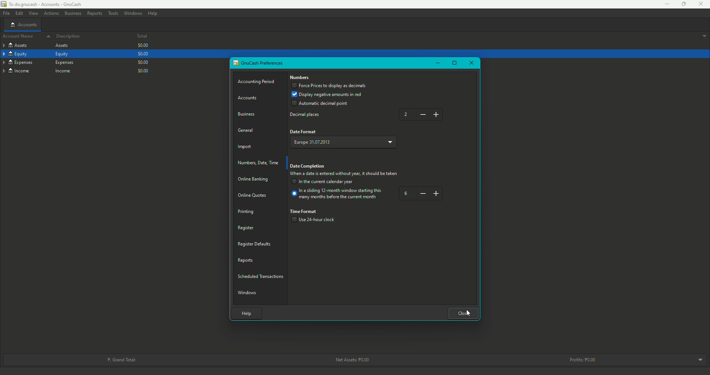 This screenshot has width=710, height=375. Describe the element at coordinates (345, 141) in the screenshot. I see `Locale` at that location.